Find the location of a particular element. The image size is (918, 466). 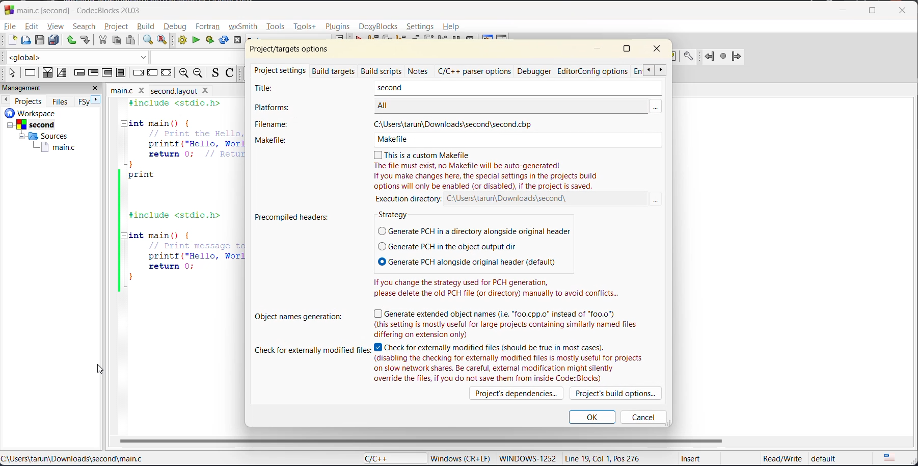

instruction is located at coordinates (31, 74).